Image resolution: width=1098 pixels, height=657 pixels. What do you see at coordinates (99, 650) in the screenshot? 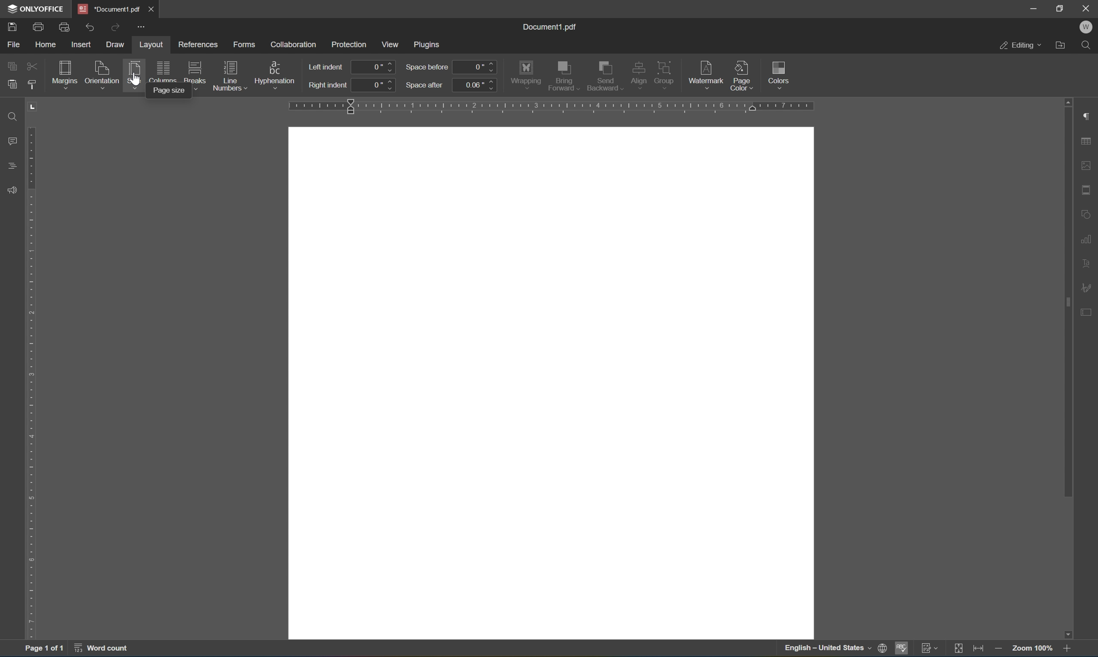
I see `word count` at bounding box center [99, 650].